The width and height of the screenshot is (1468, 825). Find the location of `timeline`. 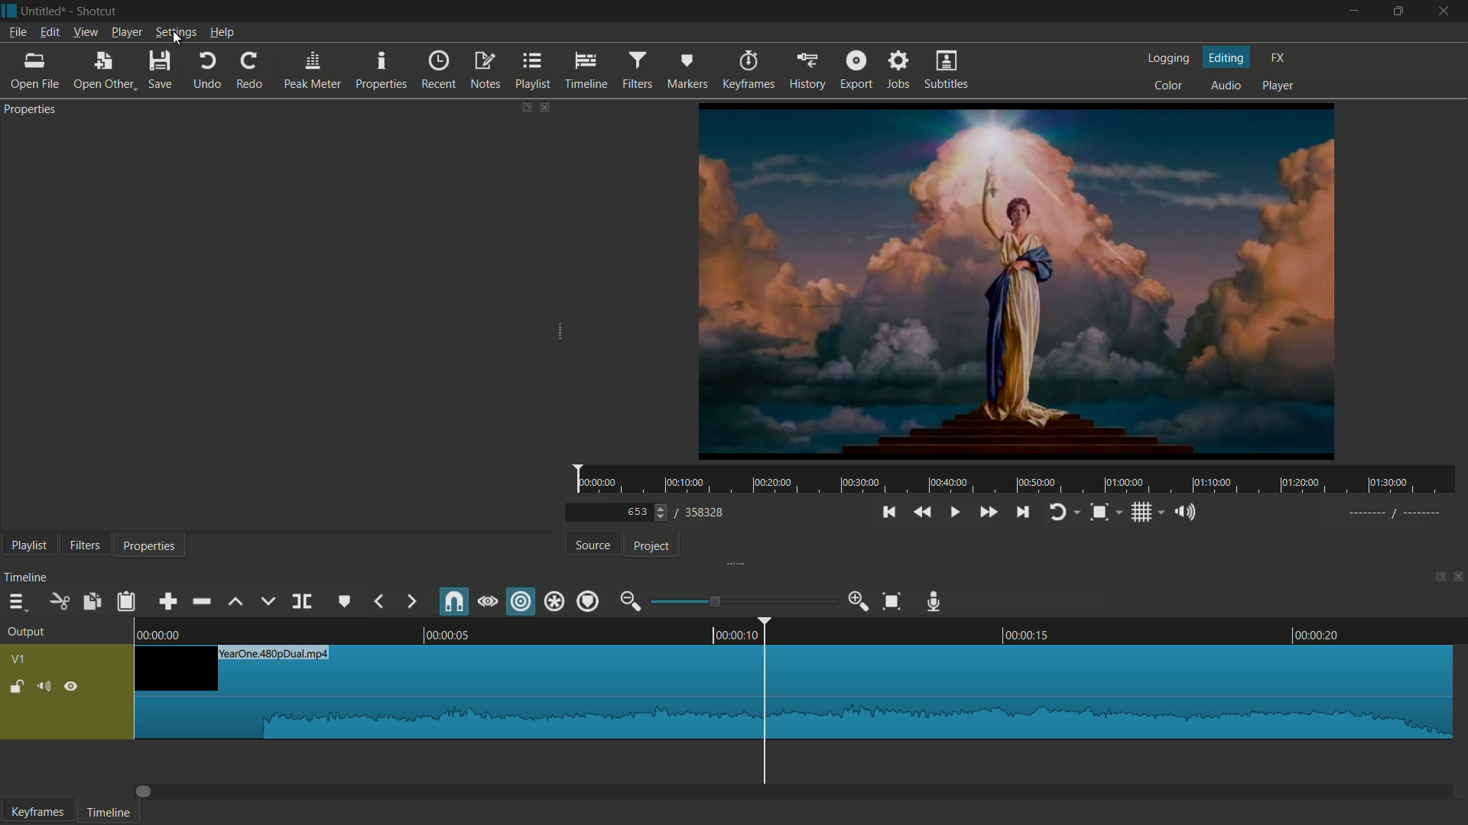

timeline is located at coordinates (587, 70).